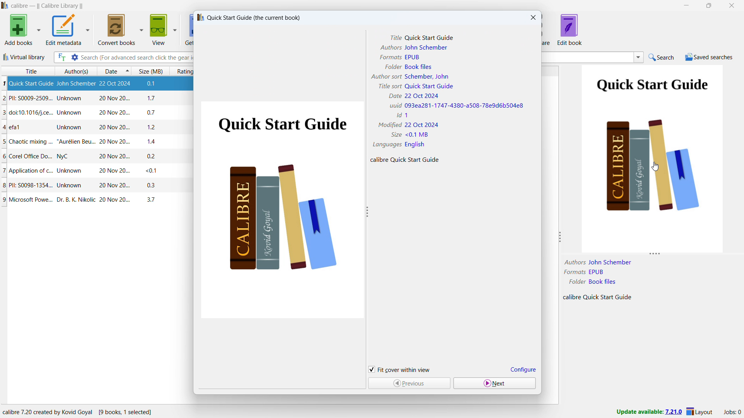 The height and width of the screenshot is (418, 744). Describe the element at coordinates (248, 18) in the screenshot. I see `Quick Start Guide (the current book)` at that location.